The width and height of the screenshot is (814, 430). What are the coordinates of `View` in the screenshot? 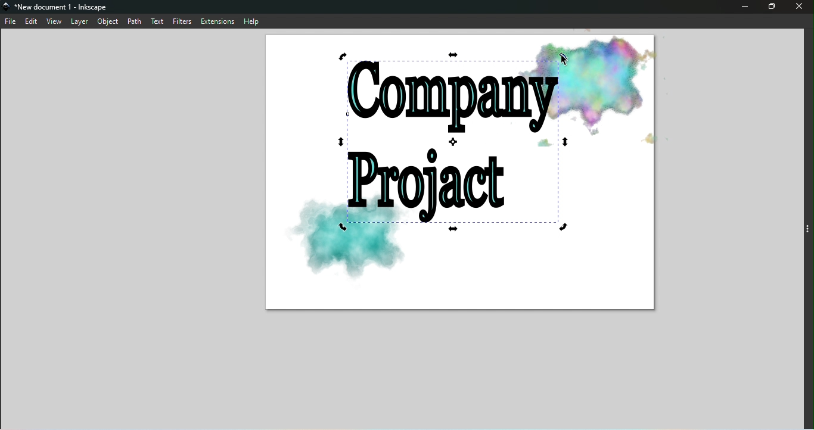 It's located at (54, 21).